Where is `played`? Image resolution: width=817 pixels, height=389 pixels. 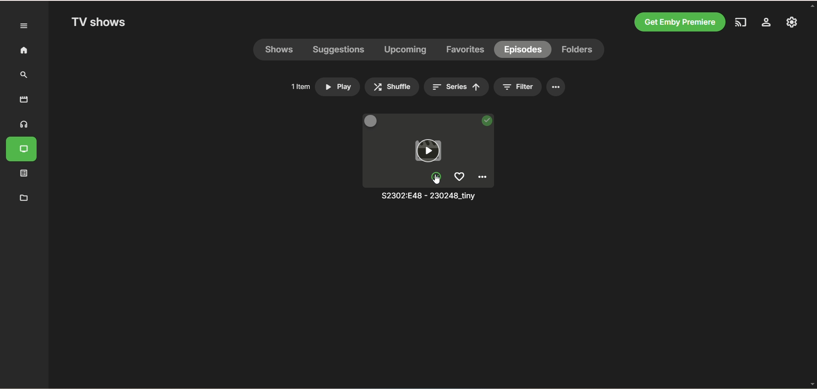 played is located at coordinates (488, 121).